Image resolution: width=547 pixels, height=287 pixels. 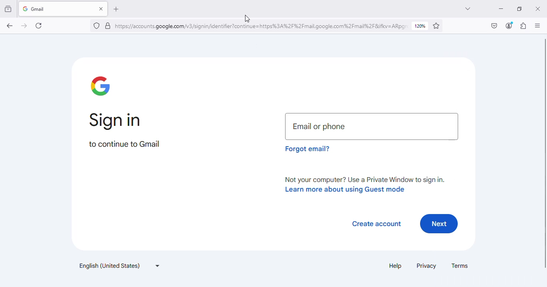 What do you see at coordinates (108, 26) in the screenshot?
I see `verified by: google trust services` at bounding box center [108, 26].